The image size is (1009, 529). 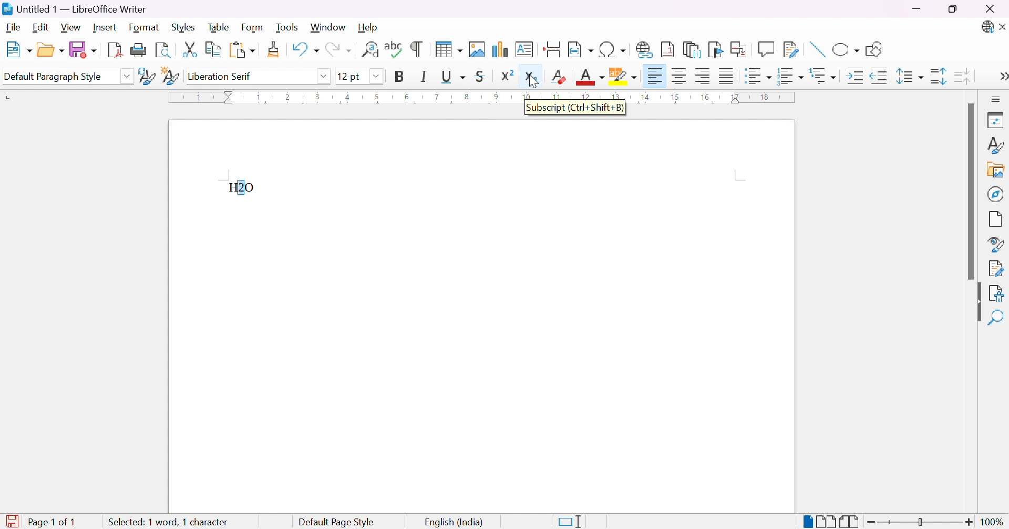 What do you see at coordinates (668, 49) in the screenshot?
I see `Insert footnote` at bounding box center [668, 49].